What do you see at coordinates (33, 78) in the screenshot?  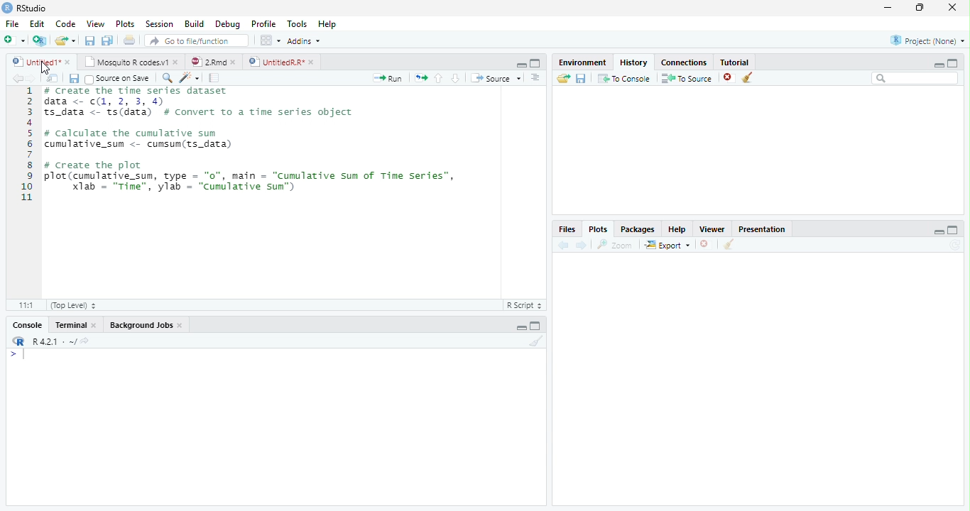 I see `Next` at bounding box center [33, 78].